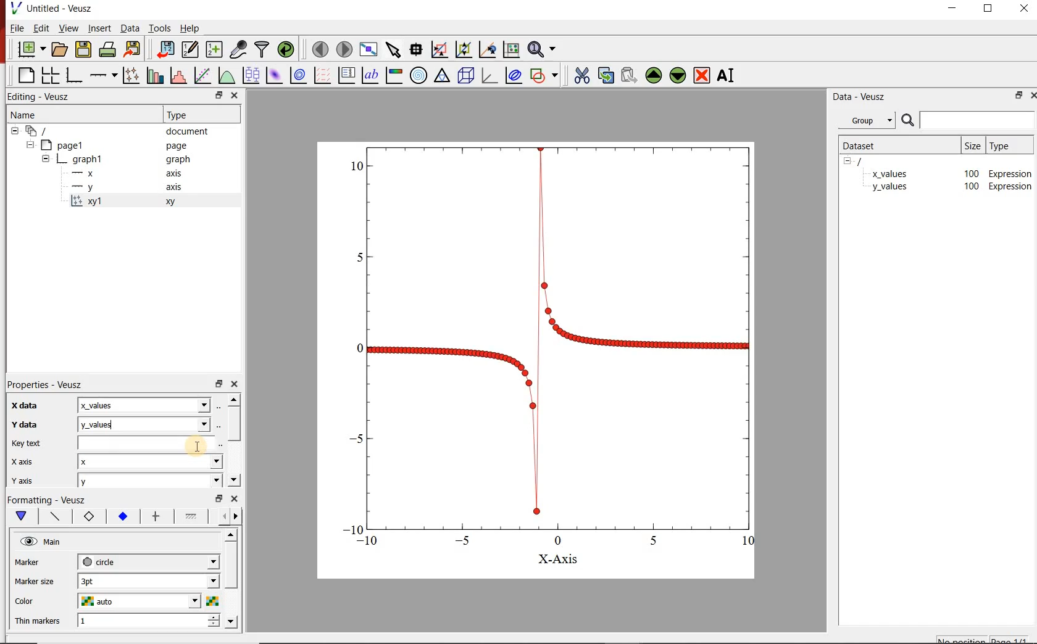  What do you see at coordinates (173, 188) in the screenshot?
I see `axis` at bounding box center [173, 188].